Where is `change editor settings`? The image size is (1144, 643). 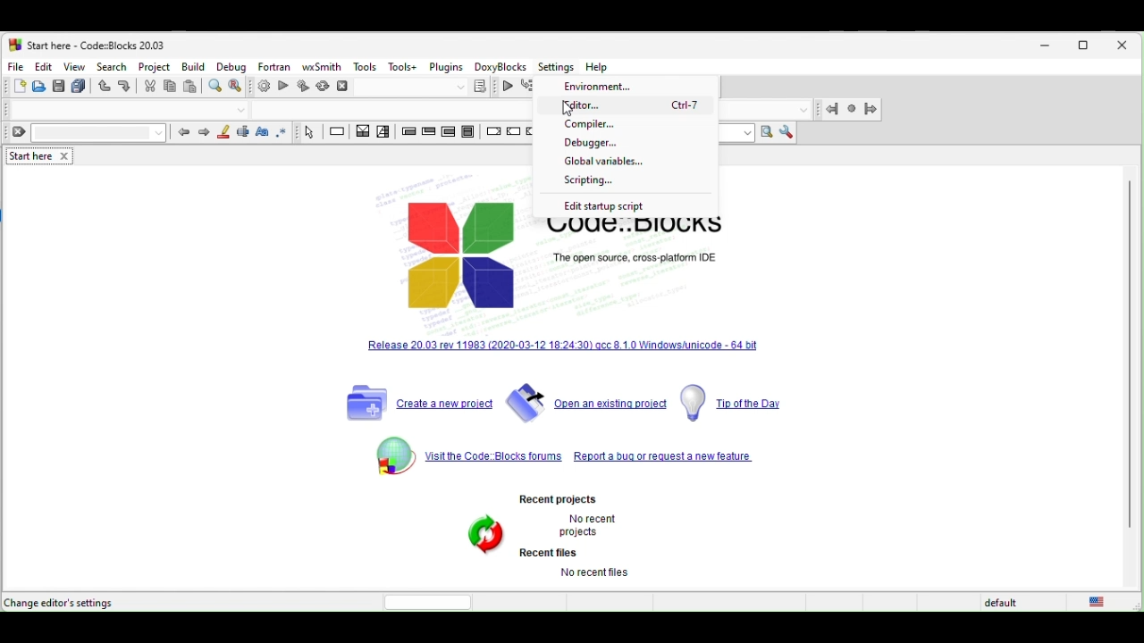
change editor settings is located at coordinates (66, 602).